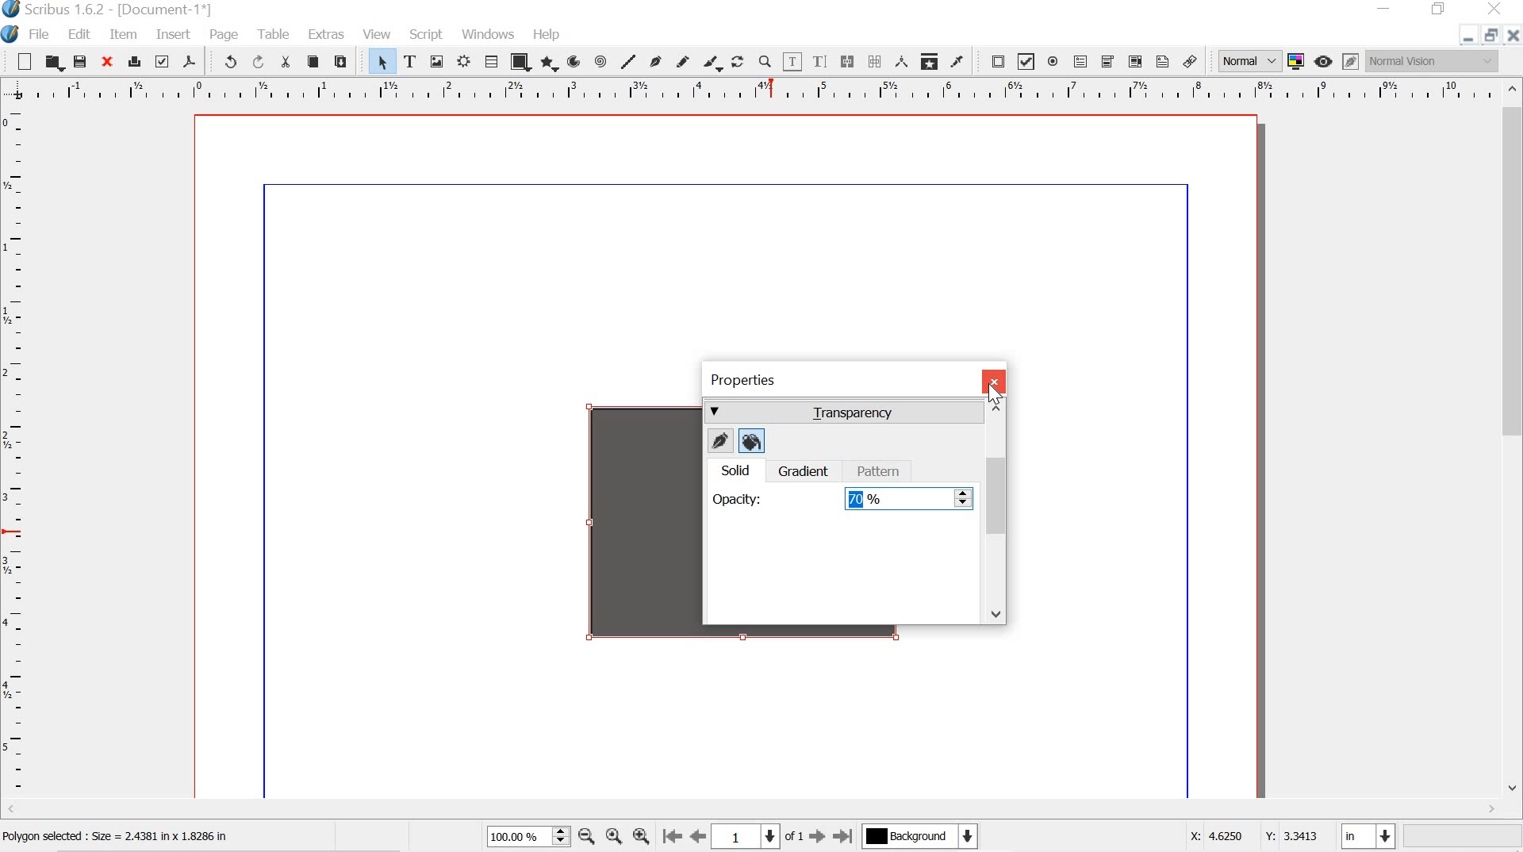 Image resolution: width=1523 pixels, height=852 pixels. Describe the element at coordinates (822, 63) in the screenshot. I see `edit text with story editor` at that location.